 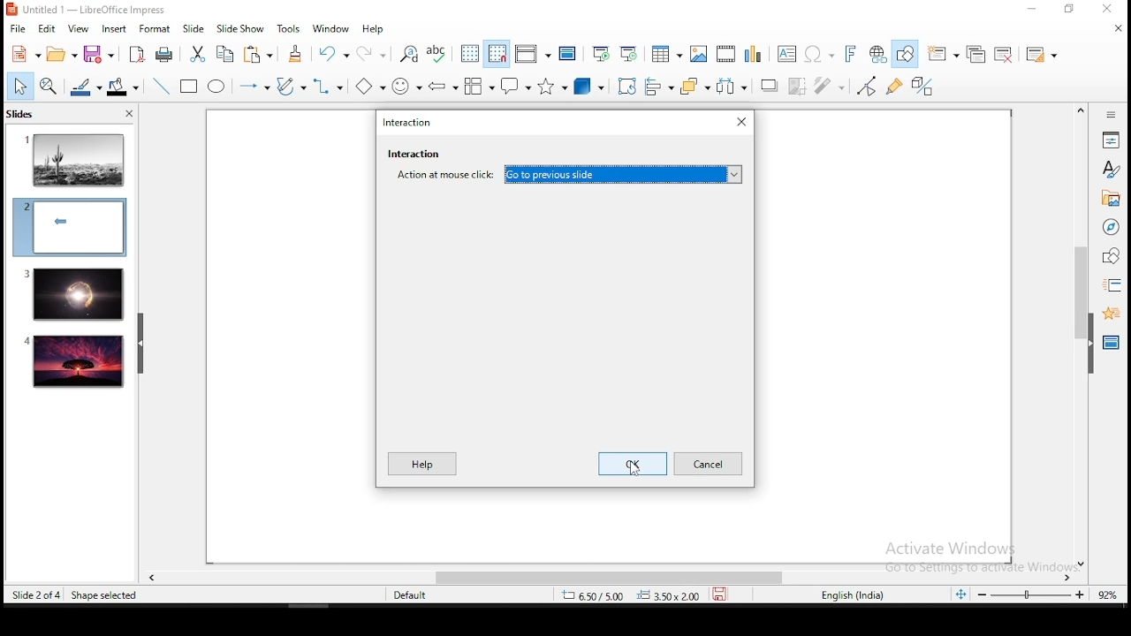 What do you see at coordinates (331, 29) in the screenshot?
I see `window` at bounding box center [331, 29].